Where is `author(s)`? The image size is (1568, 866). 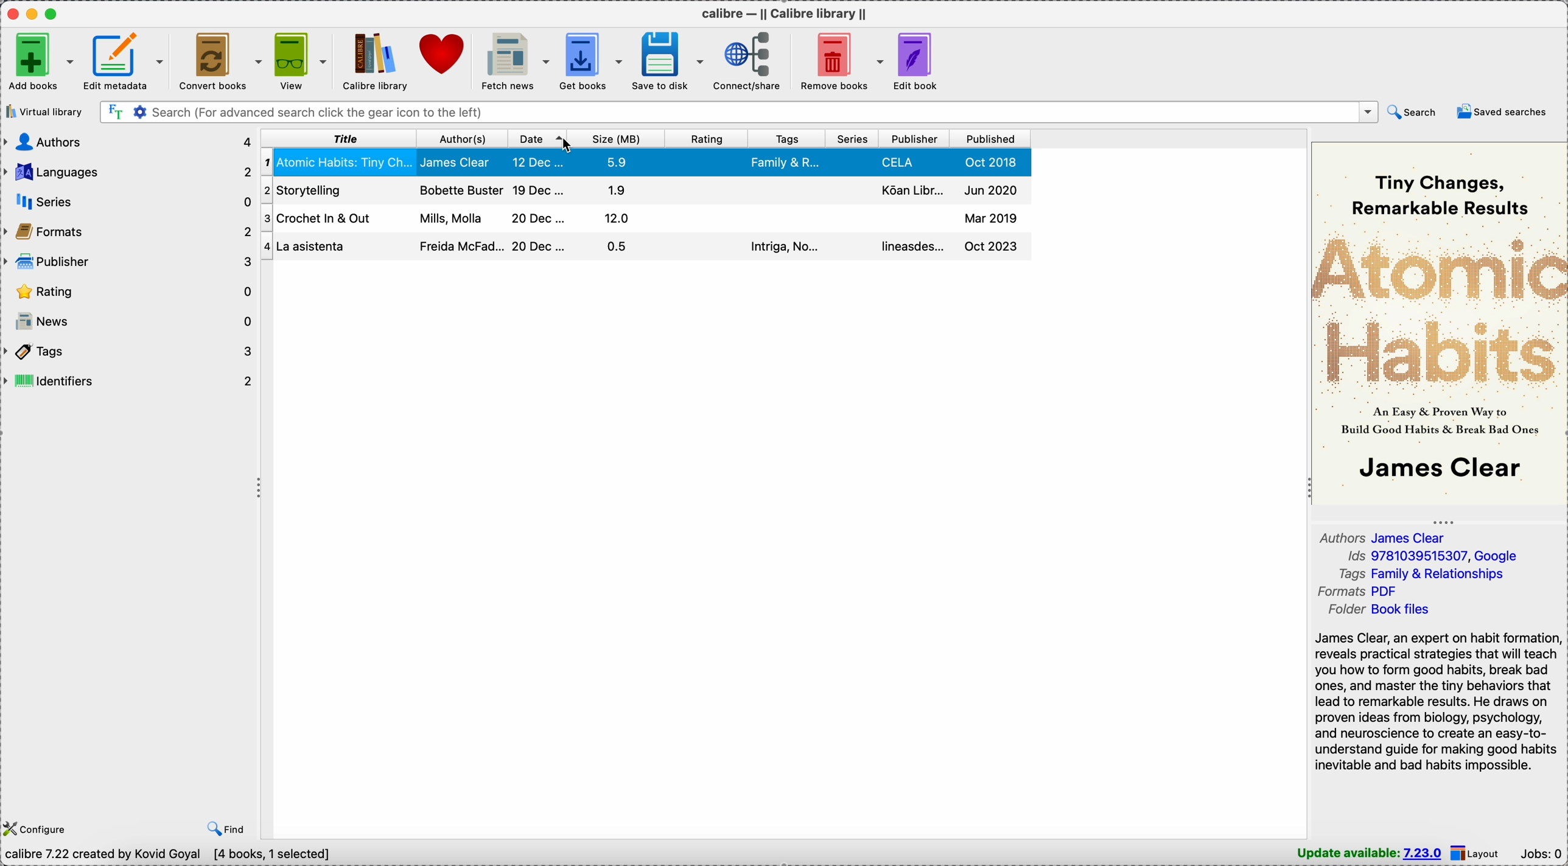
author(s) is located at coordinates (461, 140).